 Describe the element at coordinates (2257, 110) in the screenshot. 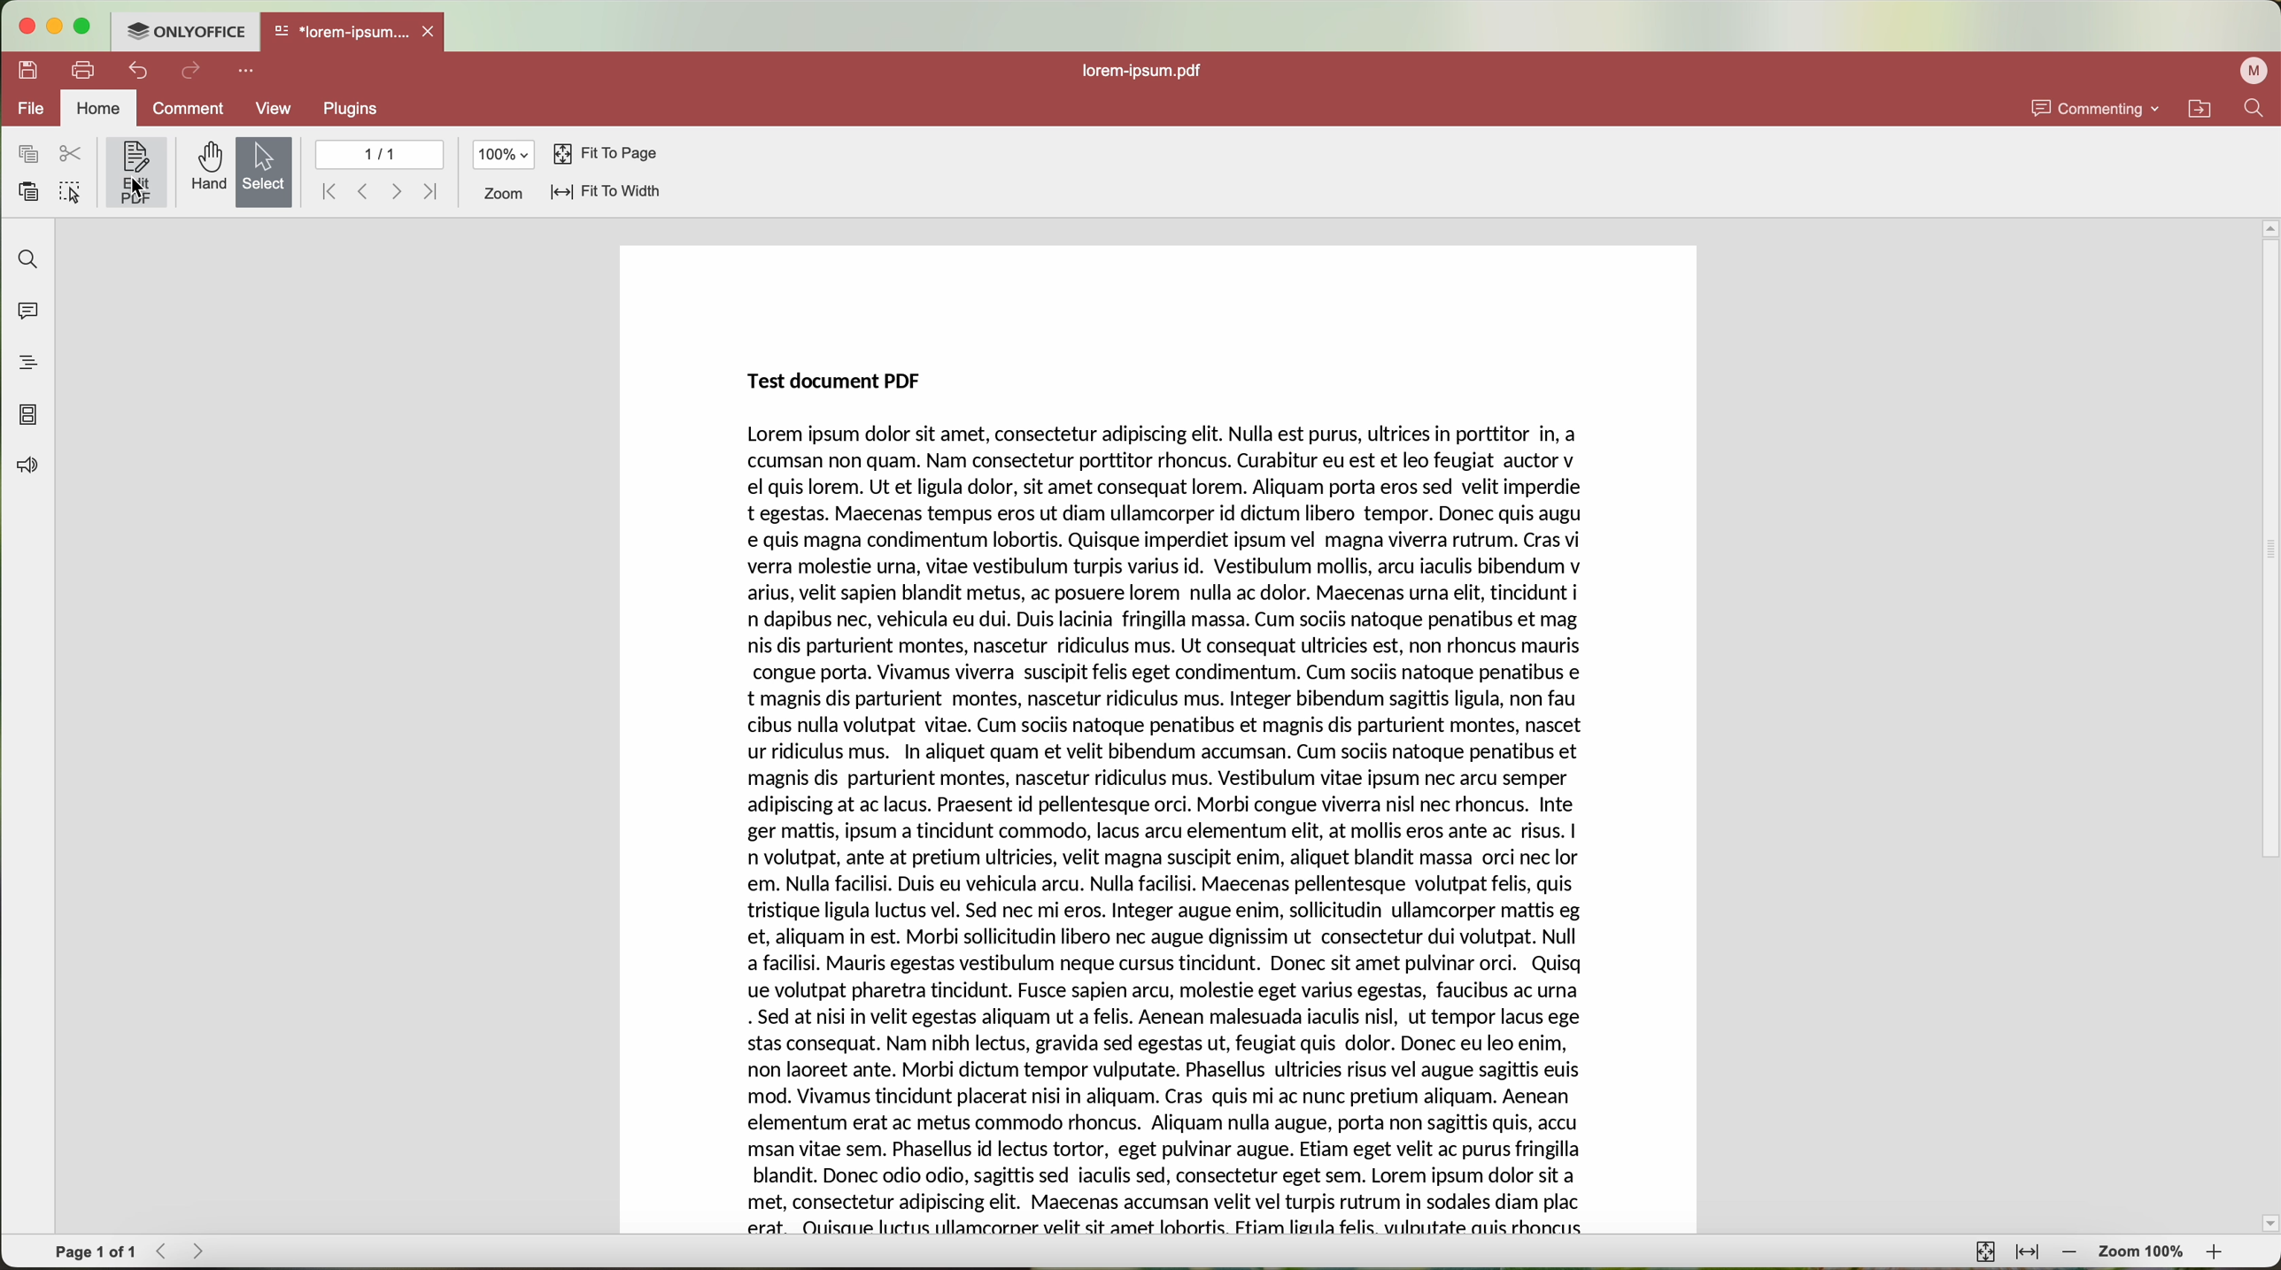

I see `find` at that location.